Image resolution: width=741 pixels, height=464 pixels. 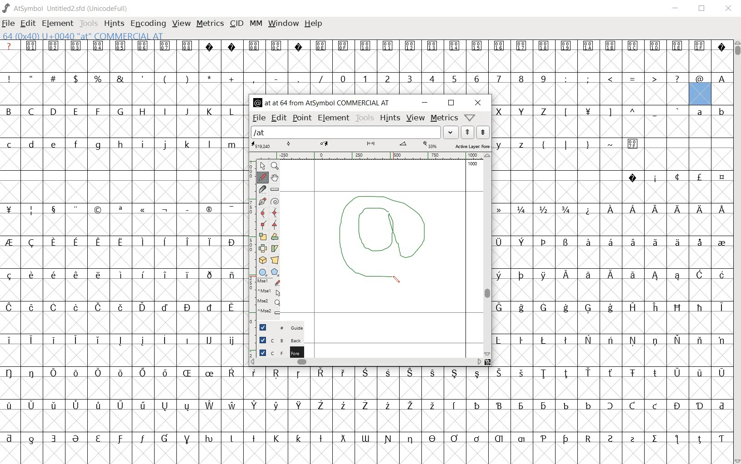 What do you see at coordinates (487, 254) in the screenshot?
I see `scrollbar` at bounding box center [487, 254].